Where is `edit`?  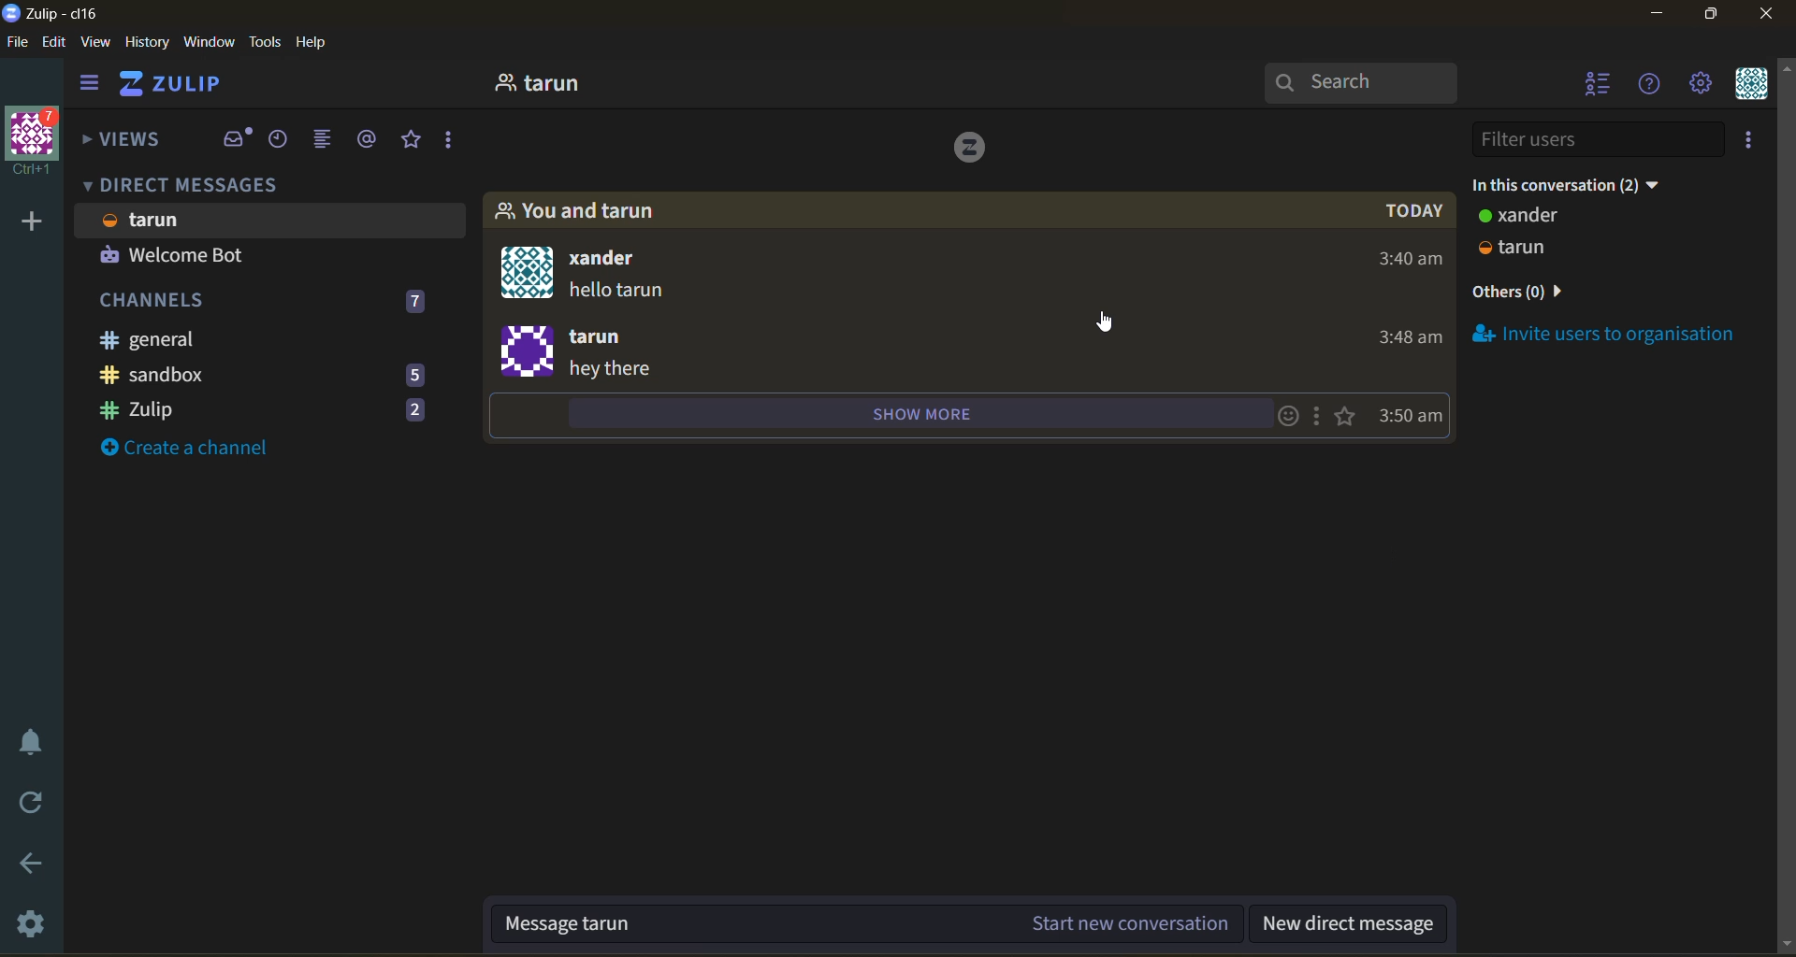 edit is located at coordinates (55, 45).